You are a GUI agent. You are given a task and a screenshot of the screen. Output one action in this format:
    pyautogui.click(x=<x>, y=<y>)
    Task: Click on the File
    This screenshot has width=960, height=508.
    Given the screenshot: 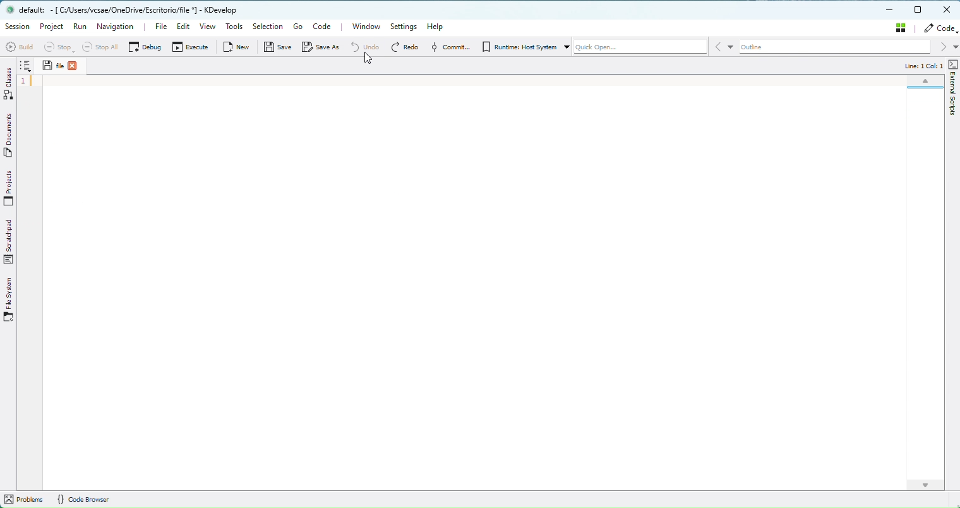 What is the action you would take?
    pyautogui.click(x=60, y=66)
    